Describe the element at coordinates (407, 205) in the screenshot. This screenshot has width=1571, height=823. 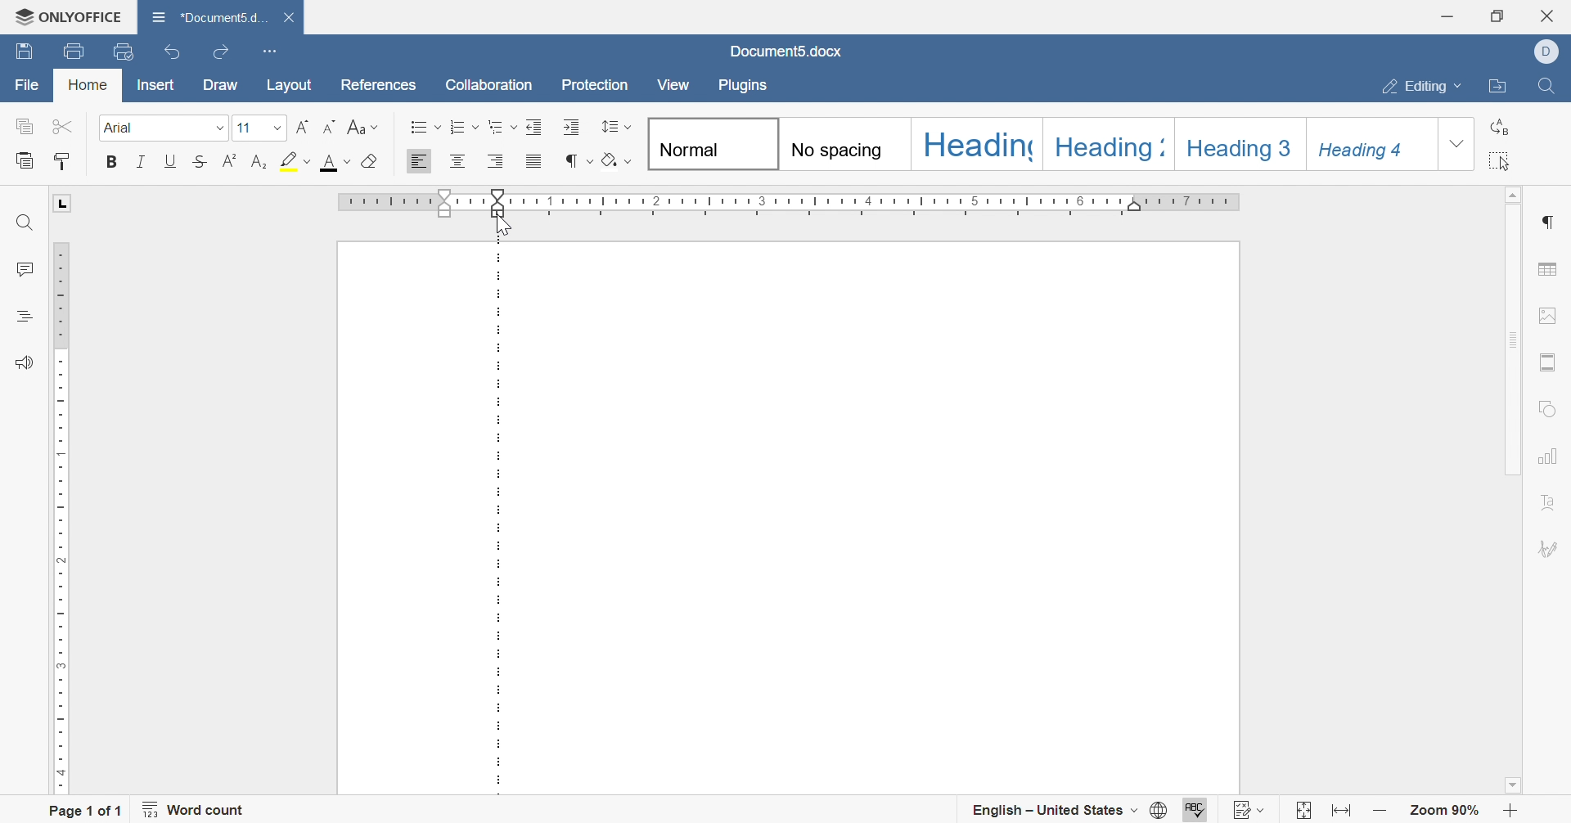
I see `ruler` at that location.